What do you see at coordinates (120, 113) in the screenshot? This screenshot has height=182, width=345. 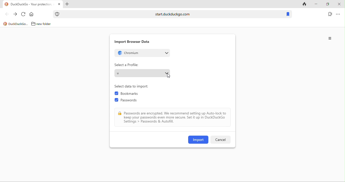 I see `Lock icon` at bounding box center [120, 113].